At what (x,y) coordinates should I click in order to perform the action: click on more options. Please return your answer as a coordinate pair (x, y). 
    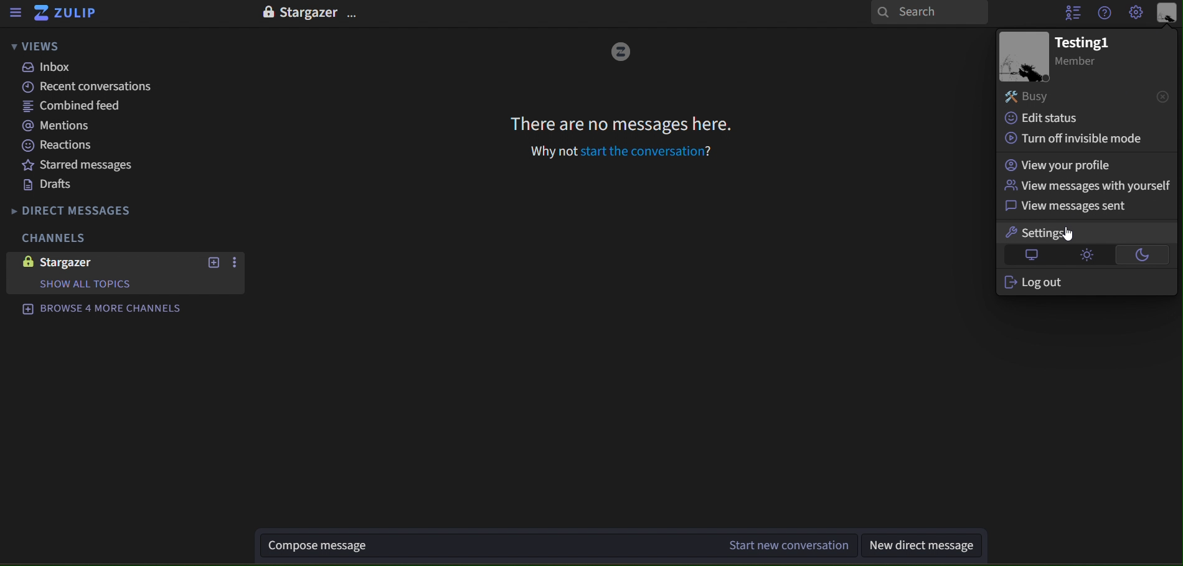
    Looking at the image, I should click on (234, 264).